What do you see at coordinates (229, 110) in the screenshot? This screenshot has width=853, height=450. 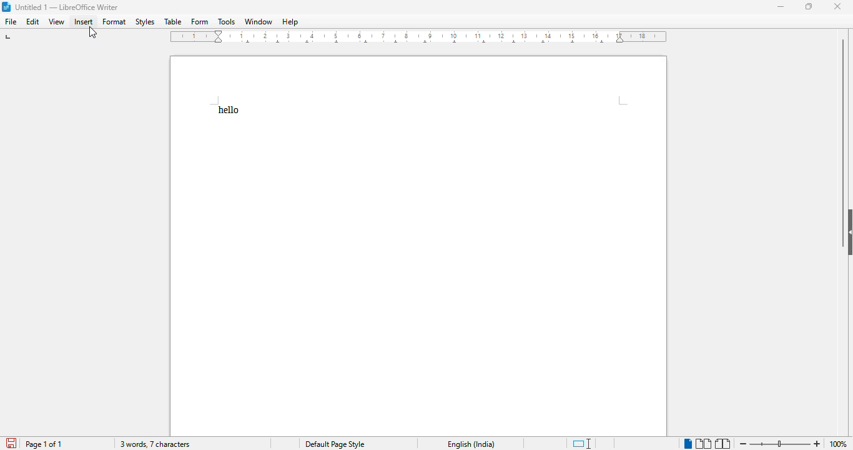 I see `text` at bounding box center [229, 110].